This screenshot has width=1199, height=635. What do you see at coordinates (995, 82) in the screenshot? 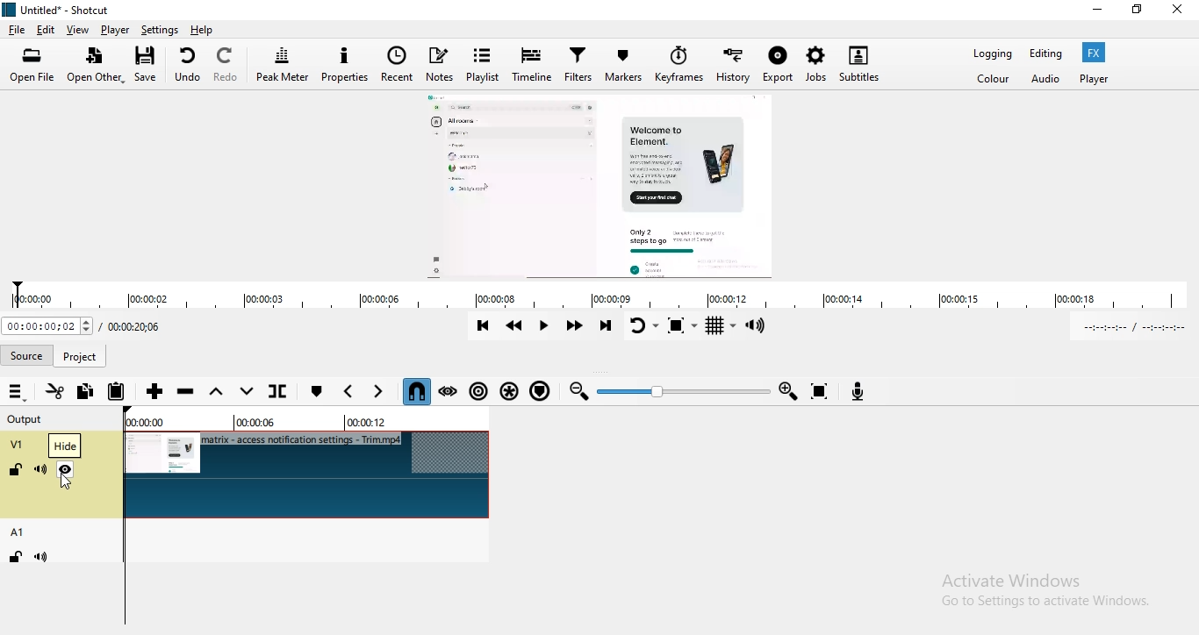
I see `Color` at bounding box center [995, 82].